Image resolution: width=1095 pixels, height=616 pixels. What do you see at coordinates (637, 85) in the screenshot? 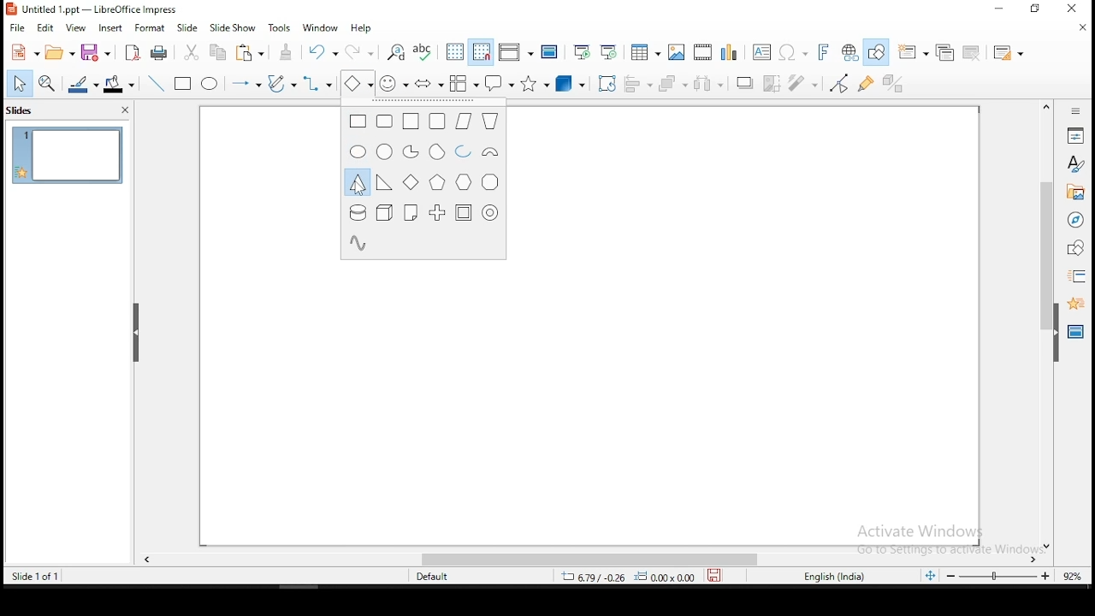
I see `align objects` at bounding box center [637, 85].